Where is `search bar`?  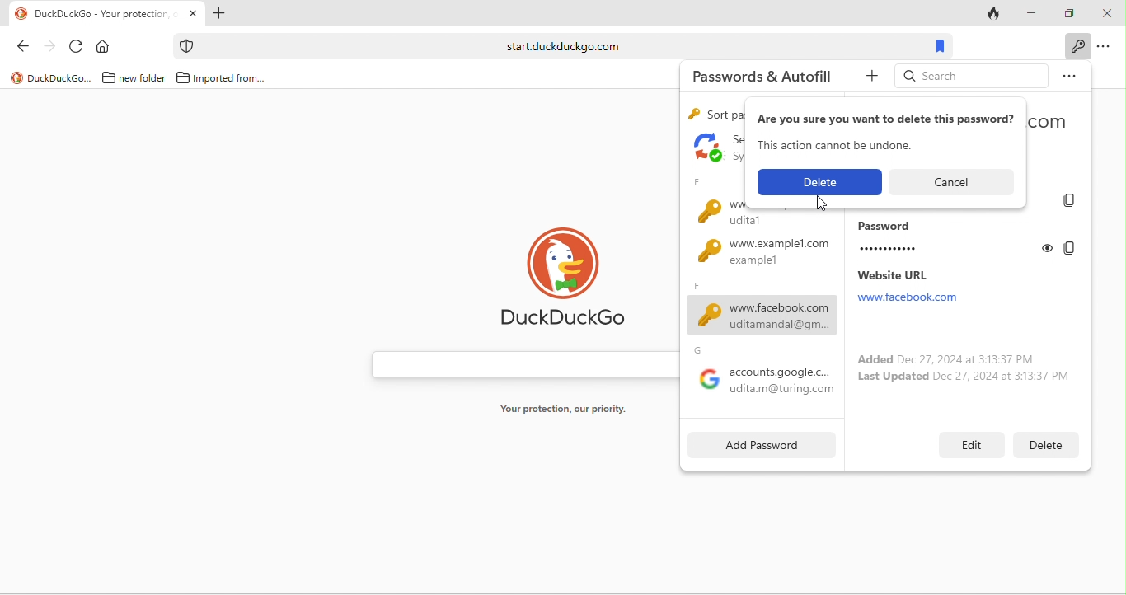
search bar is located at coordinates (520, 364).